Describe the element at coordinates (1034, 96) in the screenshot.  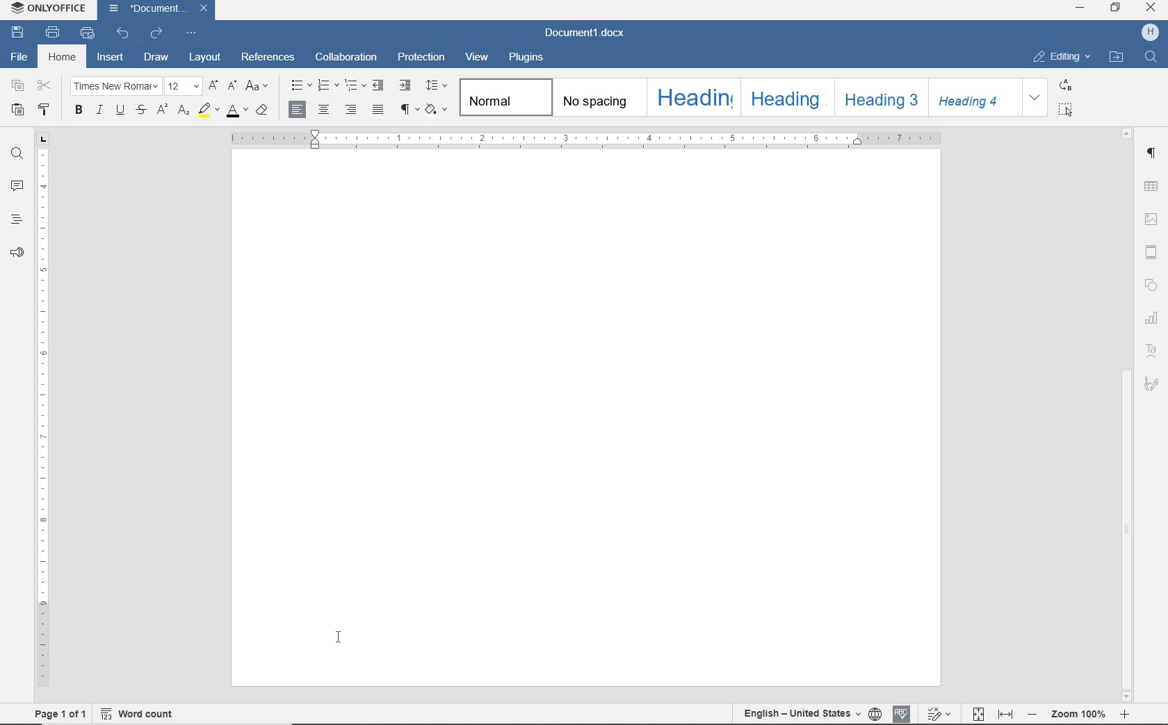
I see `expand` at that location.